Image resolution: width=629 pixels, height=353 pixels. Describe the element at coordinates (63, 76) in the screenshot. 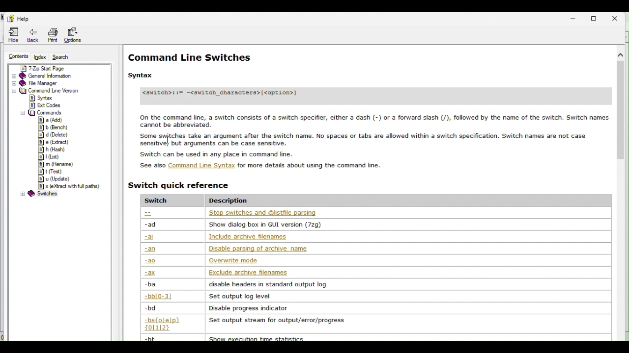

I see `General information` at that location.